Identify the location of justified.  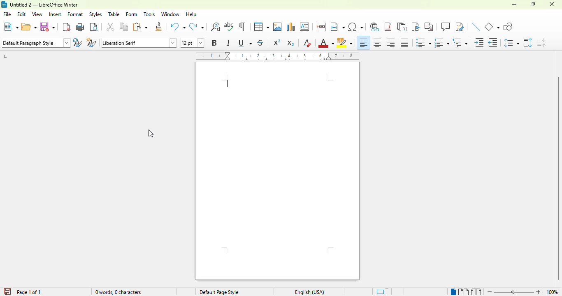
(404, 42).